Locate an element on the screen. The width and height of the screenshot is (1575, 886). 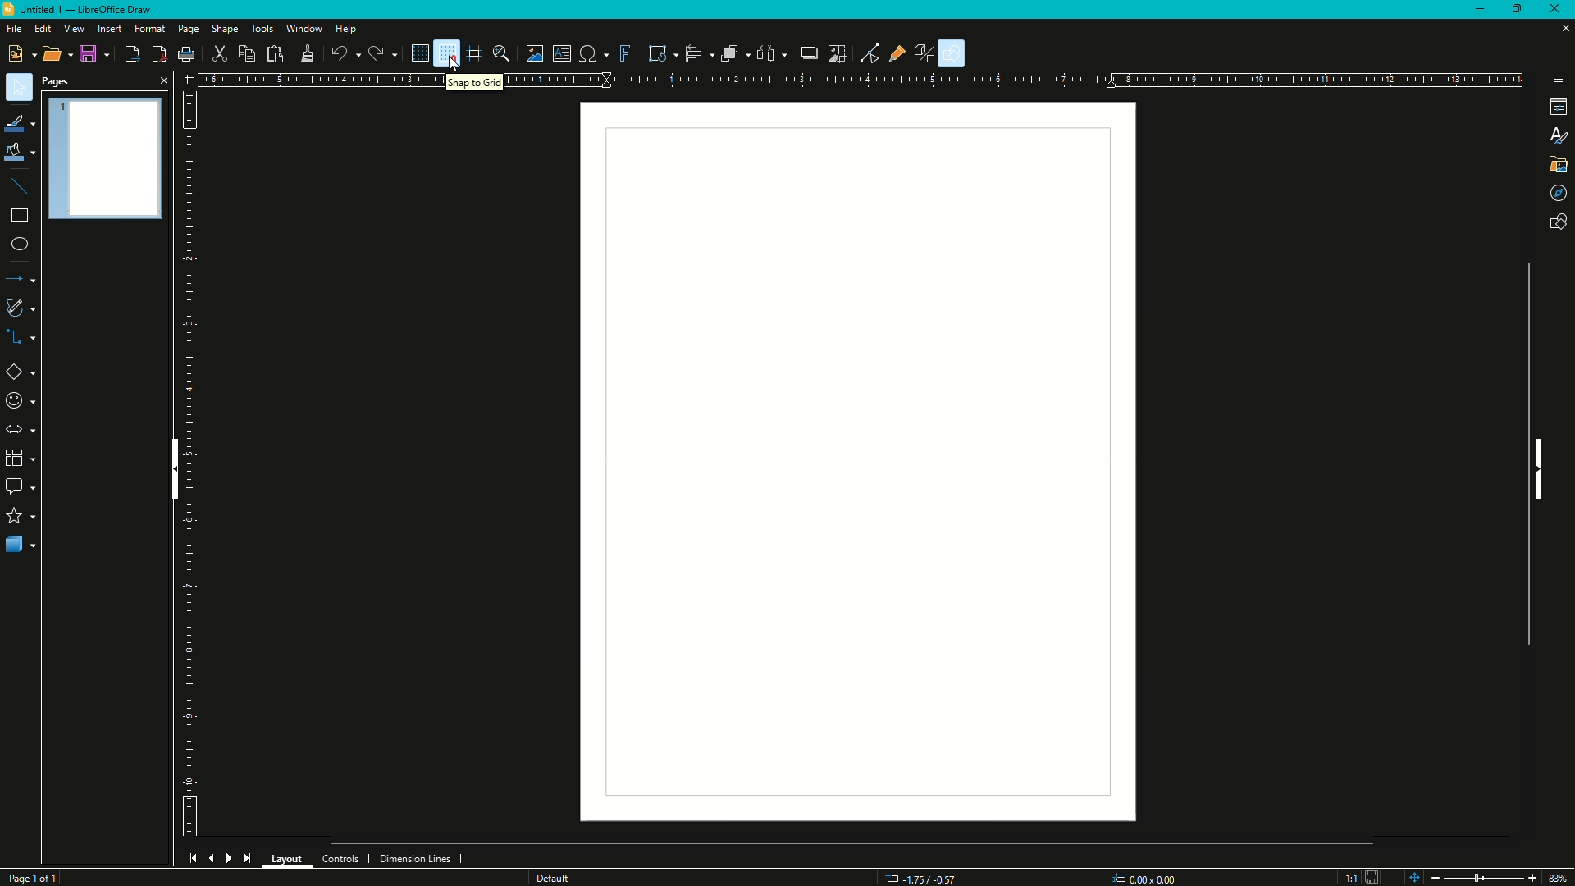
Save is located at coordinates (89, 53).